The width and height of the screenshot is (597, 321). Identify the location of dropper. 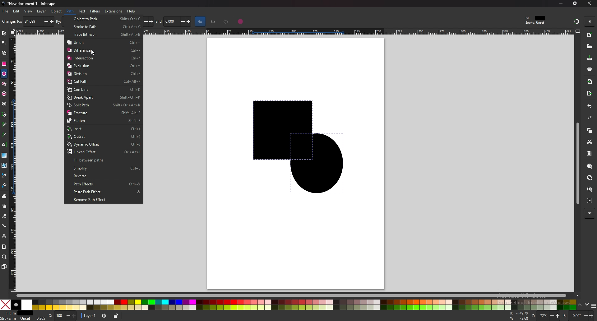
(5, 176).